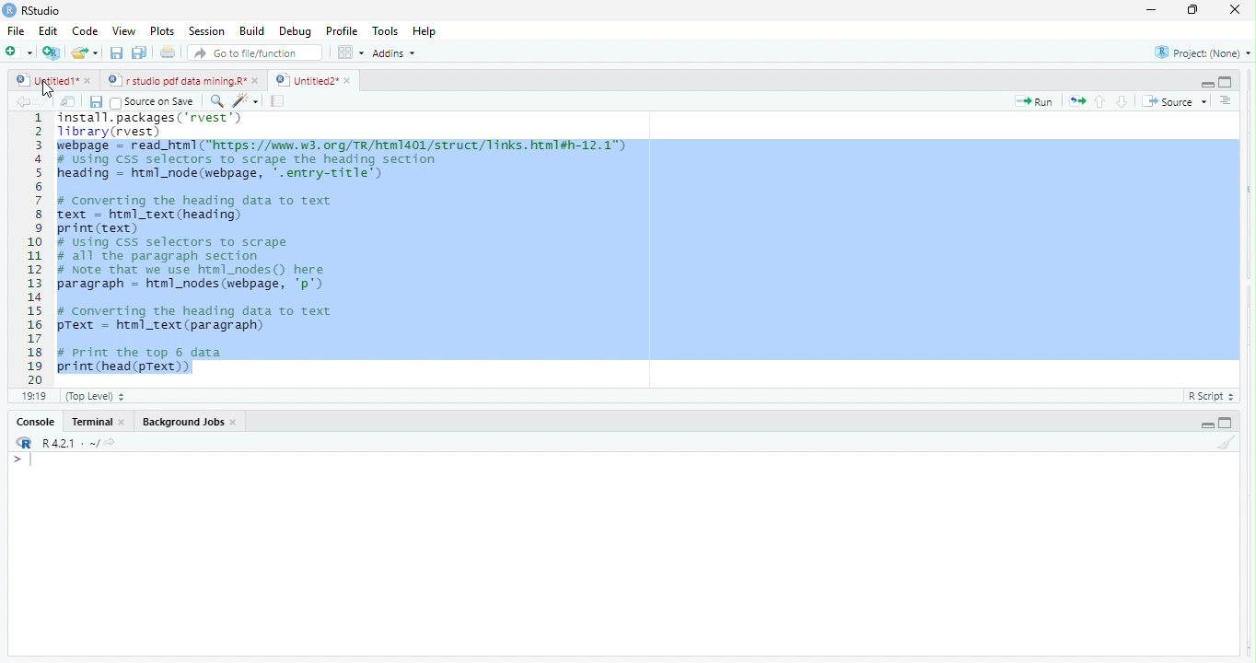 Image resolution: width=1256 pixels, height=663 pixels. Describe the element at coordinates (1035, 102) in the screenshot. I see `run` at that location.